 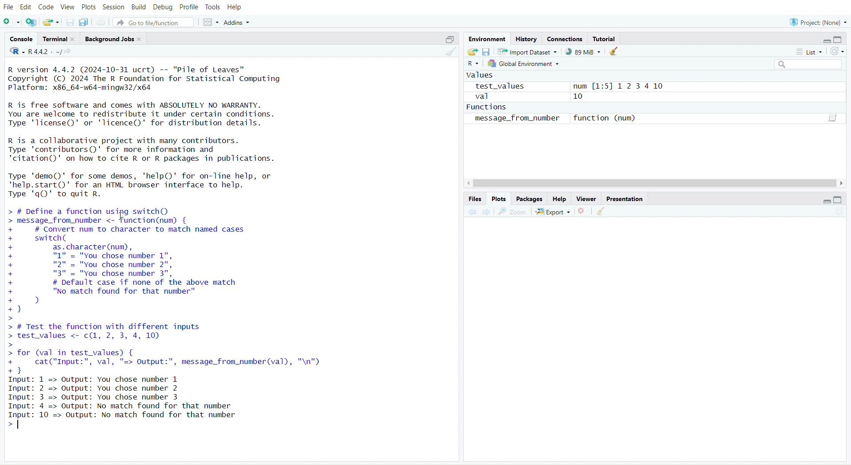 I want to click on File, so click(x=8, y=8).